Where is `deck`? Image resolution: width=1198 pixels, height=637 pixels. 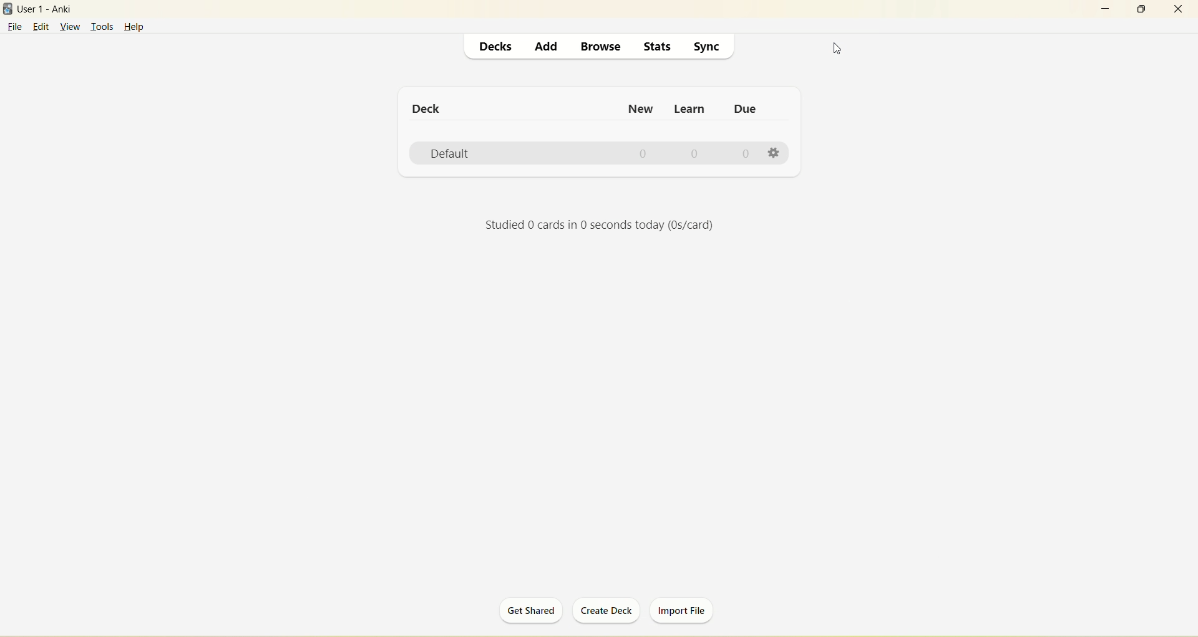 deck is located at coordinates (428, 108).